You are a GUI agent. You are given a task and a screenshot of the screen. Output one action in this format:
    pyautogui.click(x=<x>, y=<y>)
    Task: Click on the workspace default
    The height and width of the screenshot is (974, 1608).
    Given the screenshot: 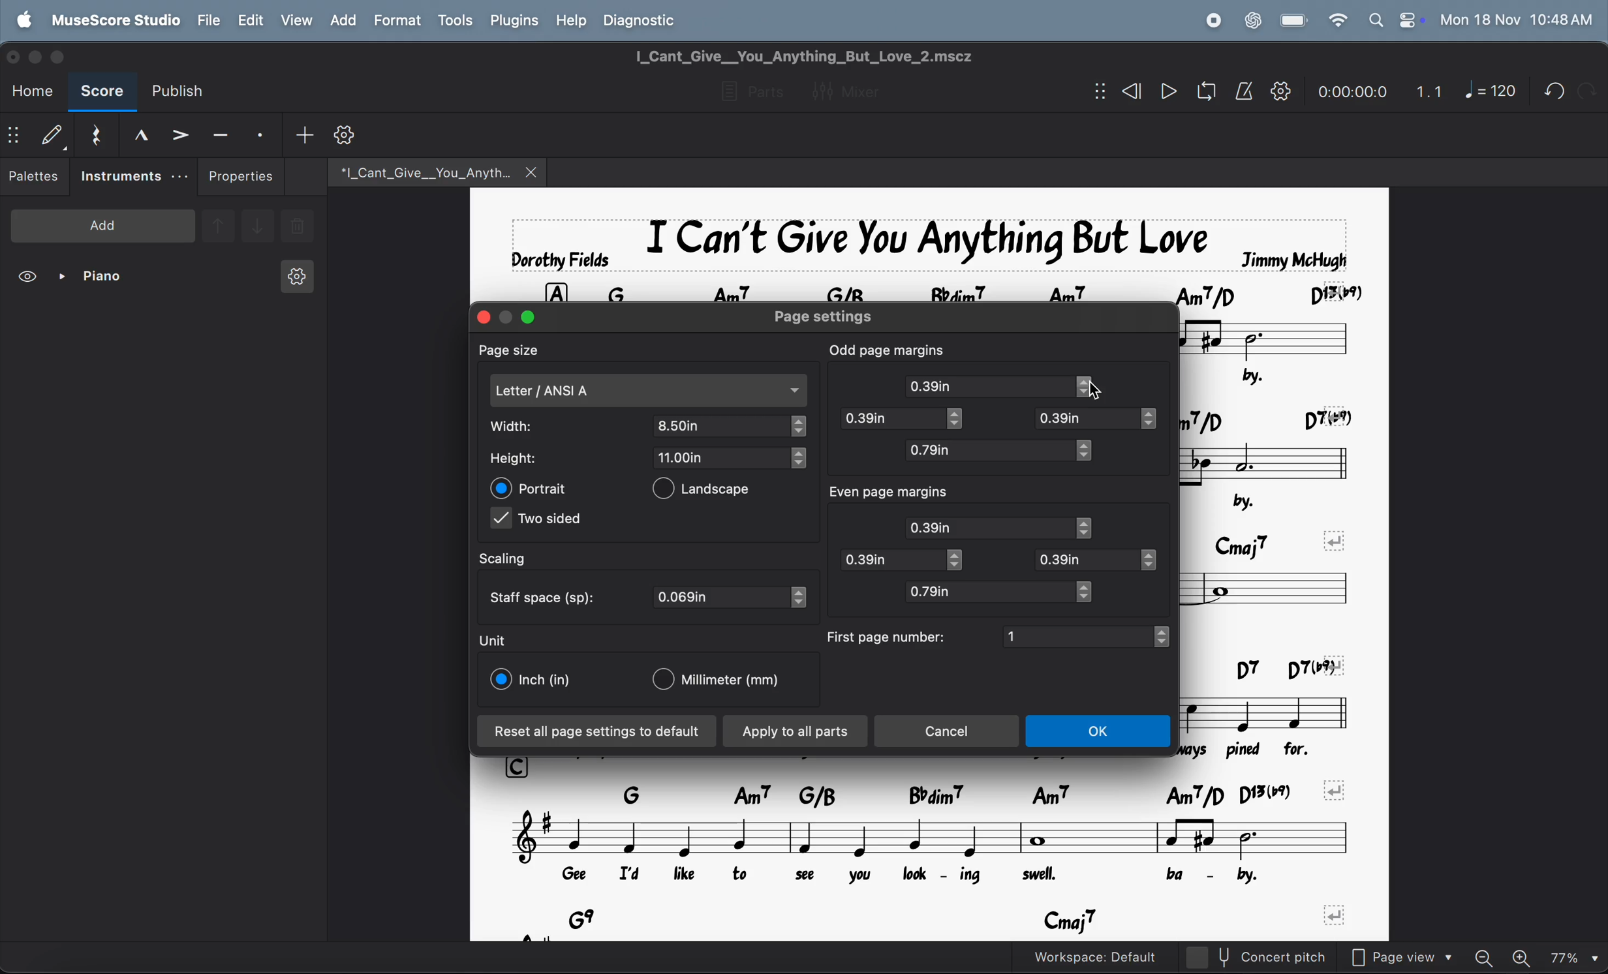 What is the action you would take?
    pyautogui.click(x=1122, y=956)
    